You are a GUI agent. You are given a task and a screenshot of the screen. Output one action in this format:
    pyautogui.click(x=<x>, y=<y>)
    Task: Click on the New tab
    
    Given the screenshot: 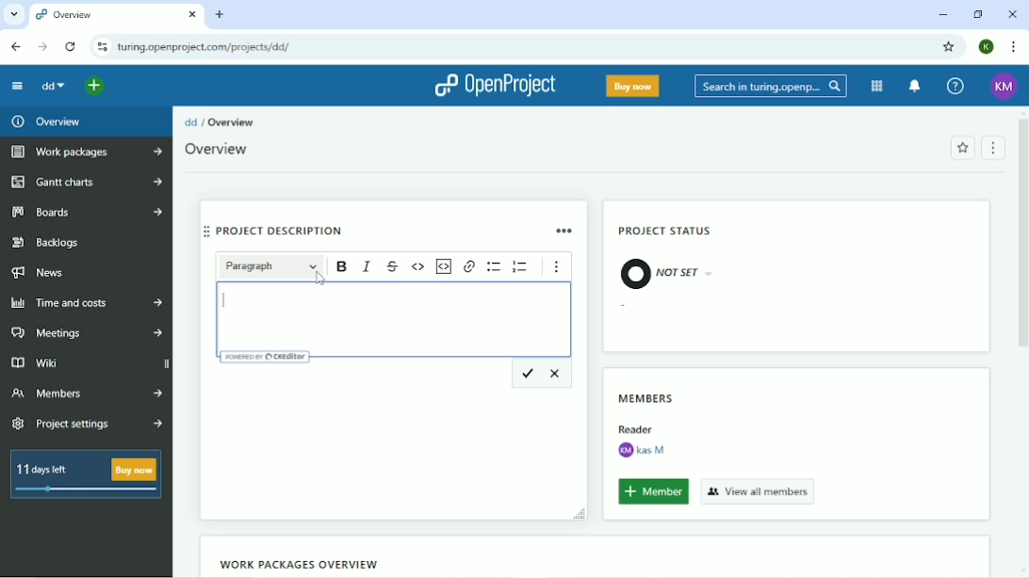 What is the action you would take?
    pyautogui.click(x=220, y=14)
    